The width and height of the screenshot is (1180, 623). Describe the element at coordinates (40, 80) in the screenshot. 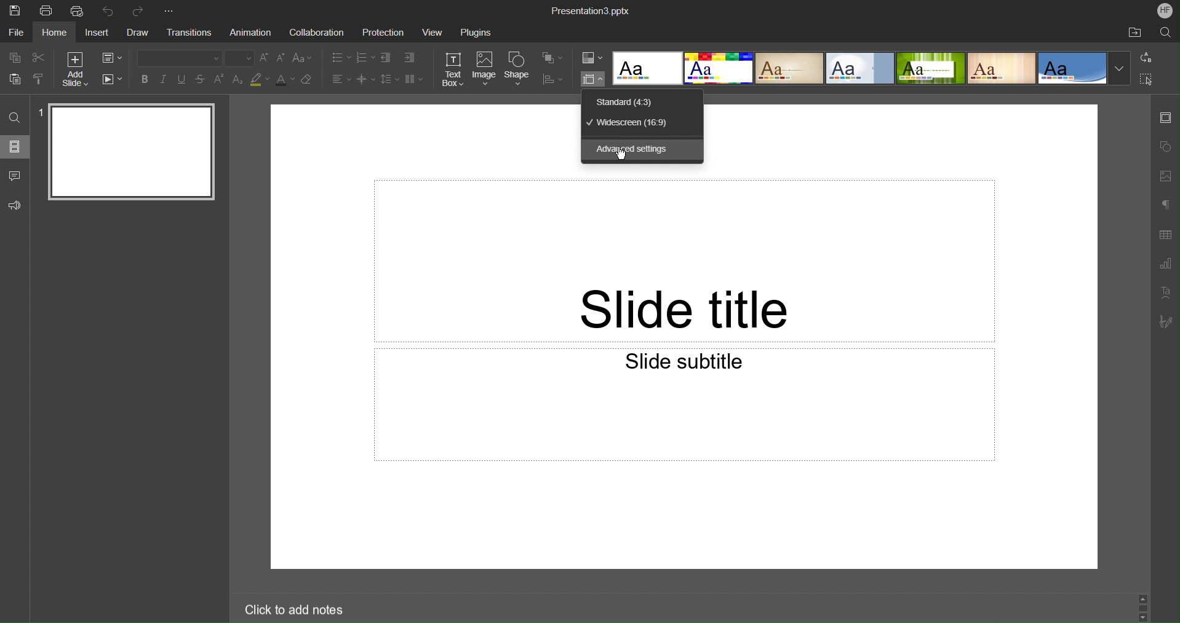

I see `Copy Style` at that location.